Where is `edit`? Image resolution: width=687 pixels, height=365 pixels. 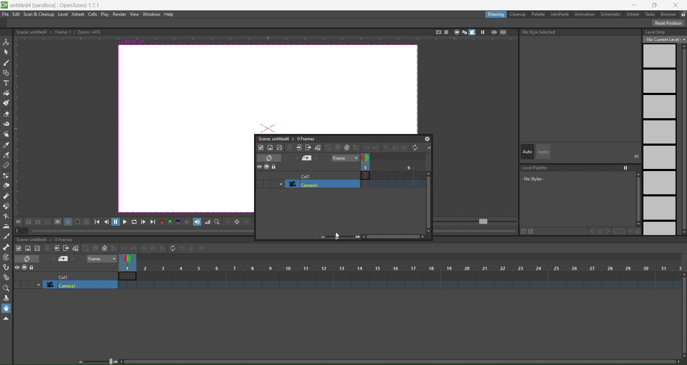
edit is located at coordinates (16, 14).